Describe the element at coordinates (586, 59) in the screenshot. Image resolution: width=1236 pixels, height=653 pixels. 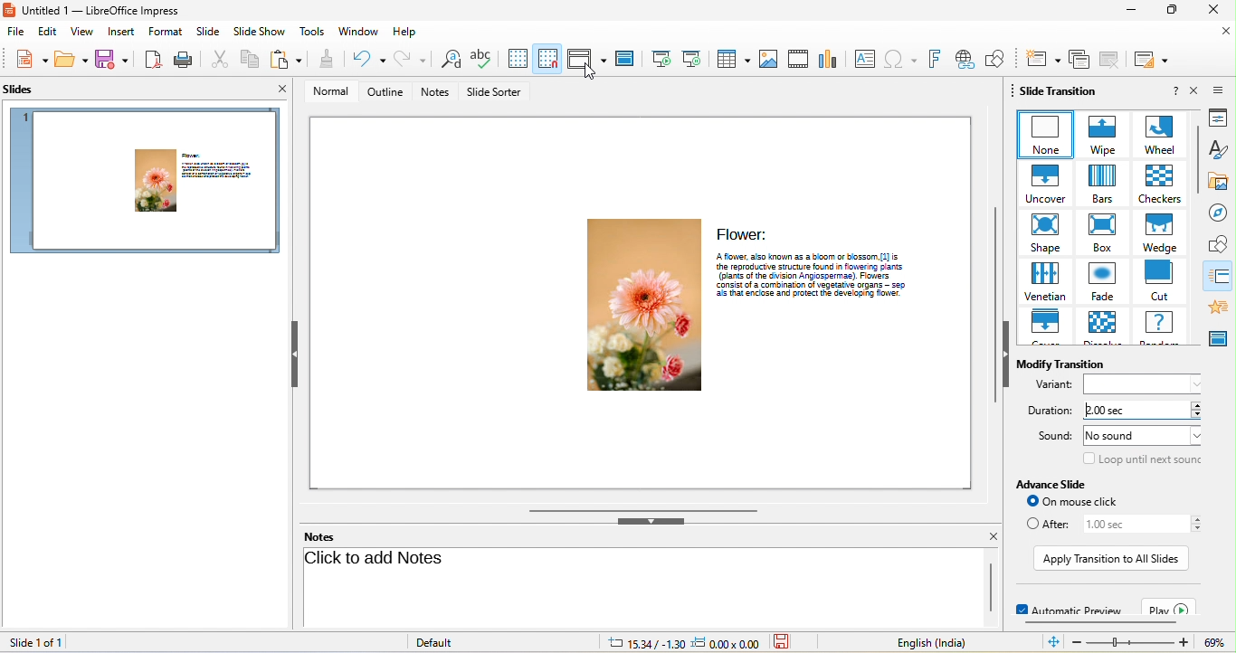
I see `display view` at that location.